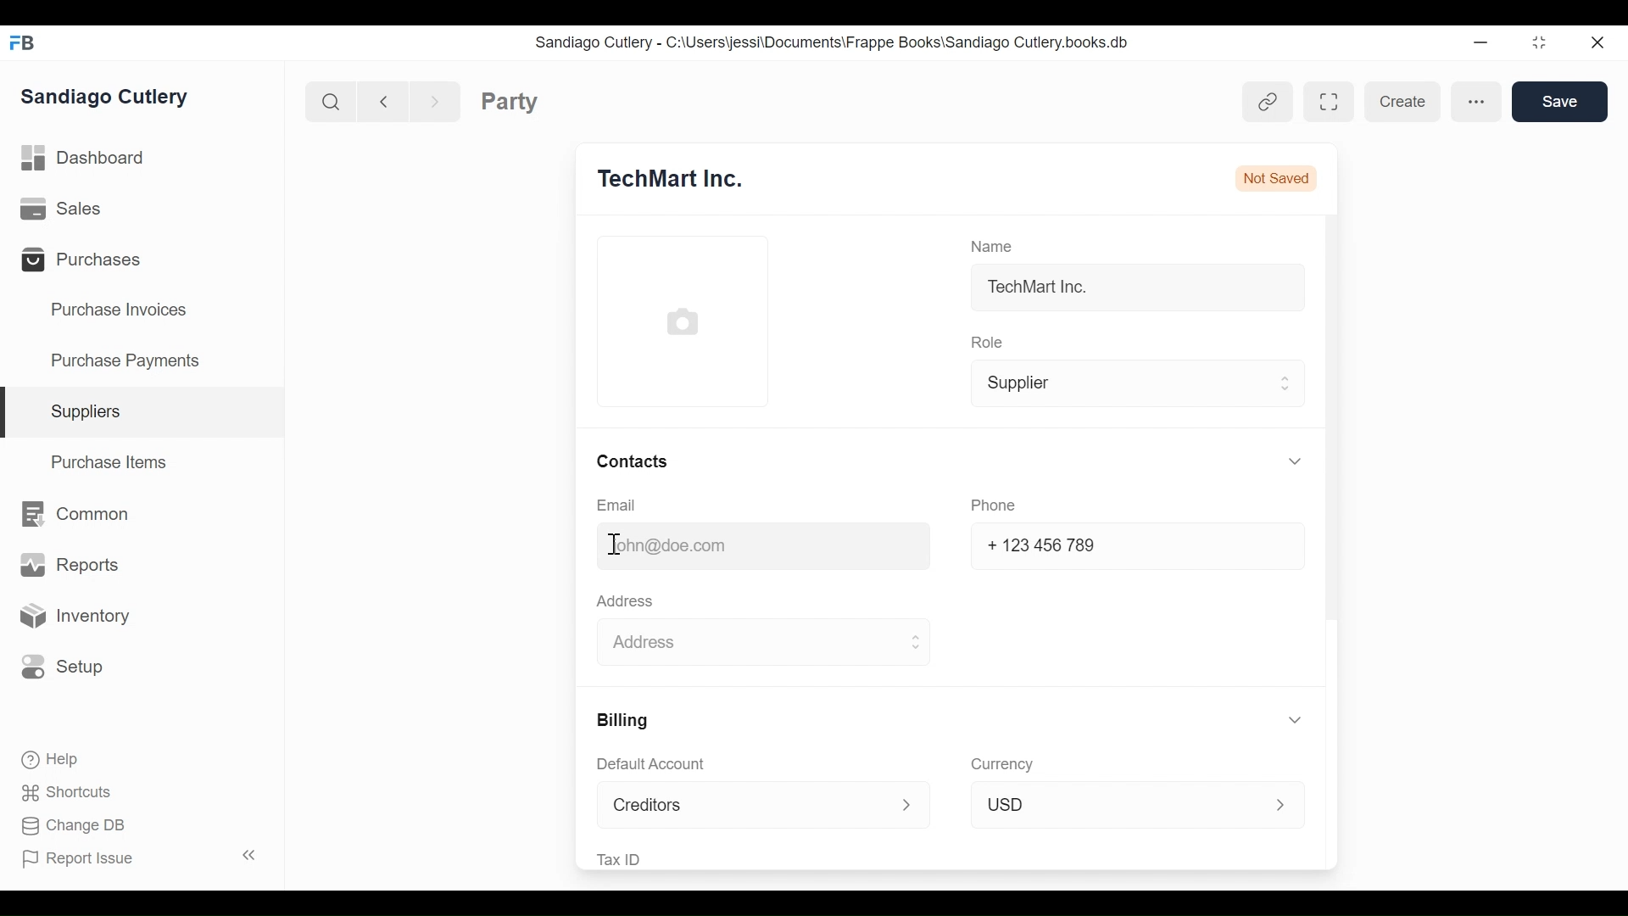 This screenshot has width=1628, height=916. Describe the element at coordinates (438, 99) in the screenshot. I see `next` at that location.